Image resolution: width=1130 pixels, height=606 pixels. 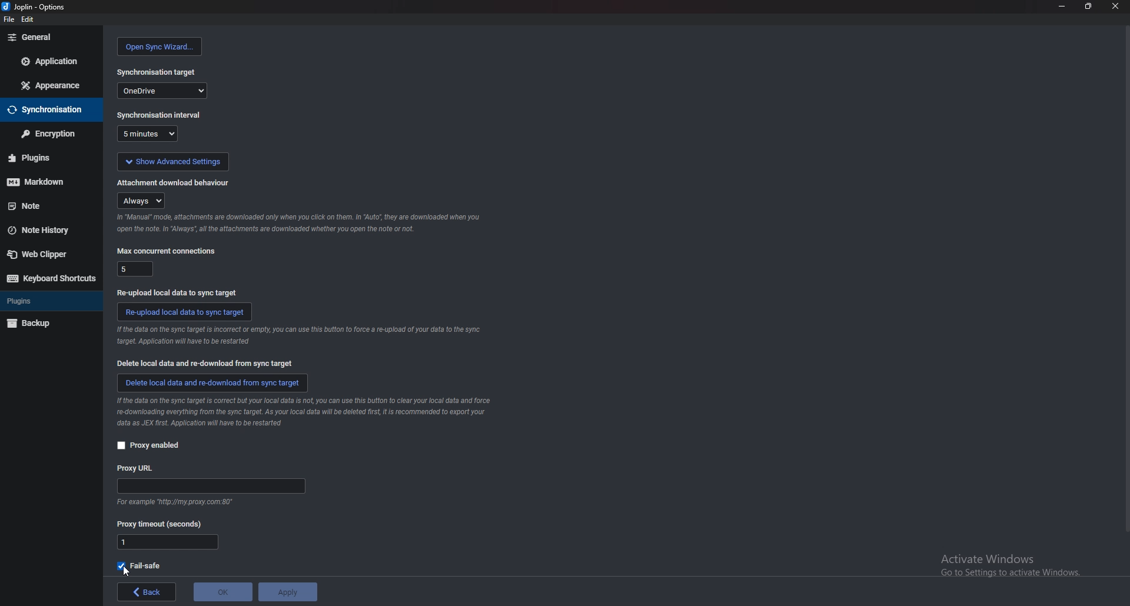 I want to click on re upload local data to sync target, so click(x=178, y=292).